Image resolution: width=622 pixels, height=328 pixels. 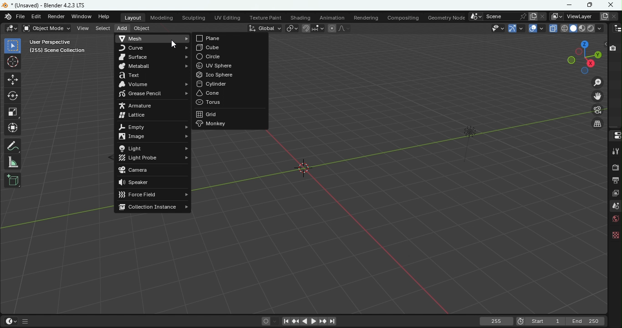 I want to click on View, so click(x=83, y=29).